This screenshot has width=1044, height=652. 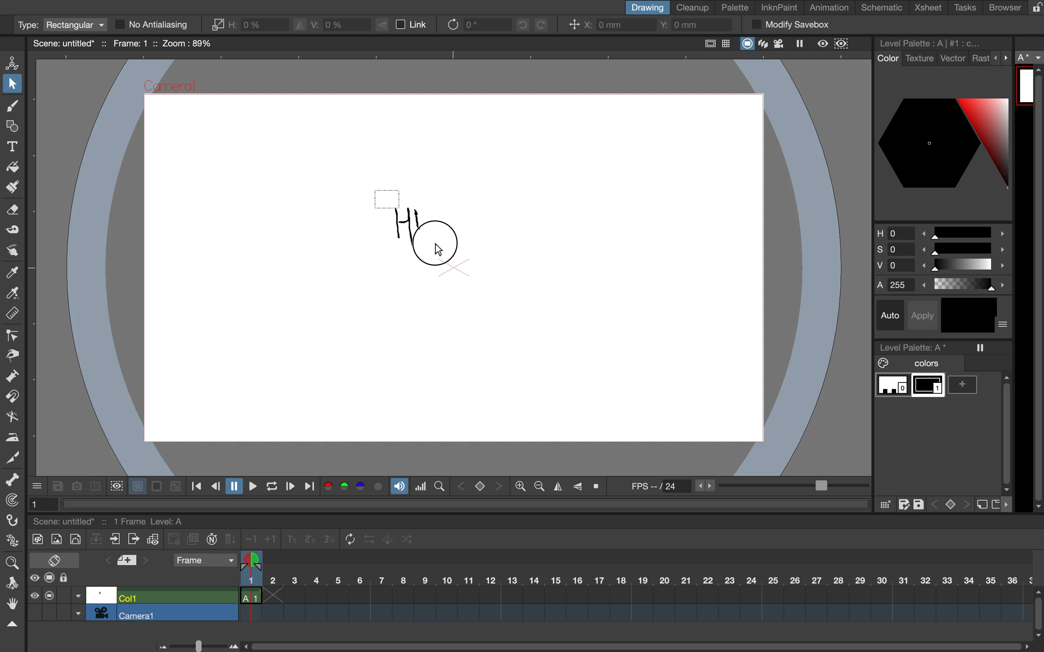 What do you see at coordinates (132, 539) in the screenshot?
I see `open x subsheet` at bounding box center [132, 539].